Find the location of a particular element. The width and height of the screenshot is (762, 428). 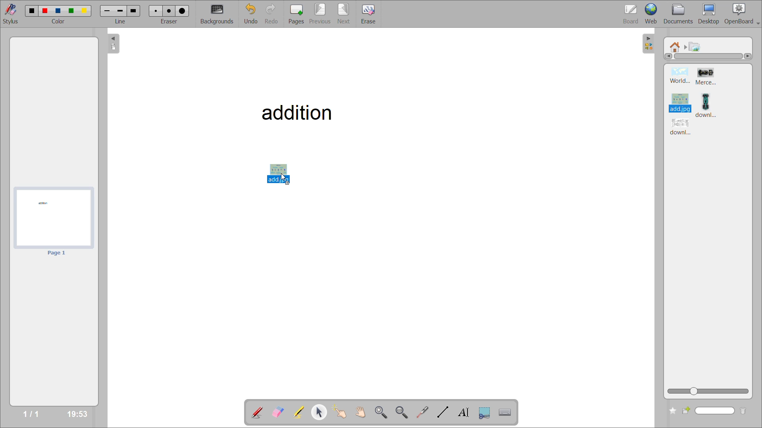

eraser 1 is located at coordinates (156, 10).